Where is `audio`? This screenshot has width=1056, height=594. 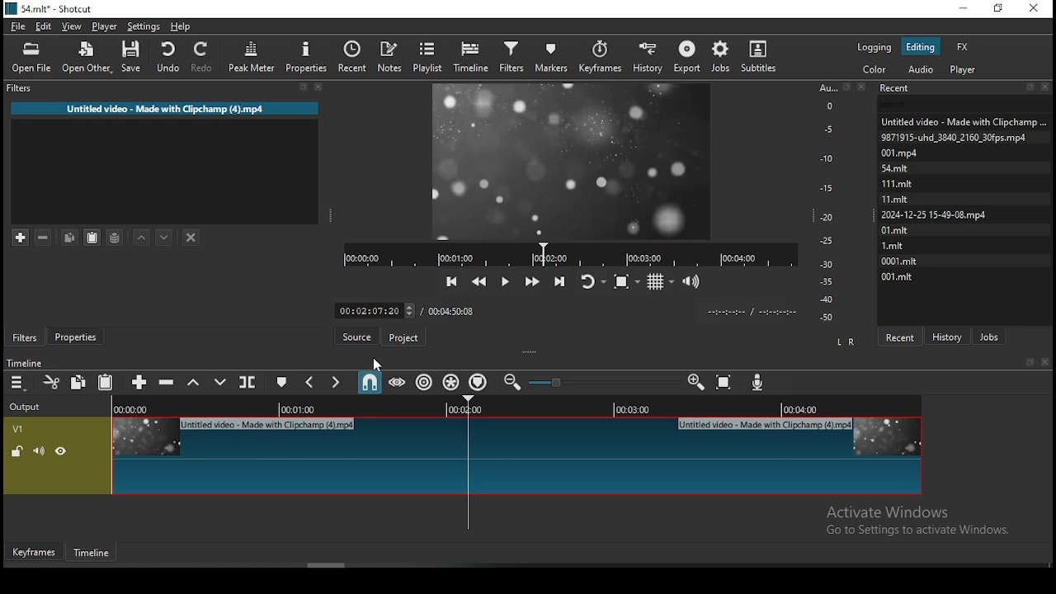
audio is located at coordinates (923, 70).